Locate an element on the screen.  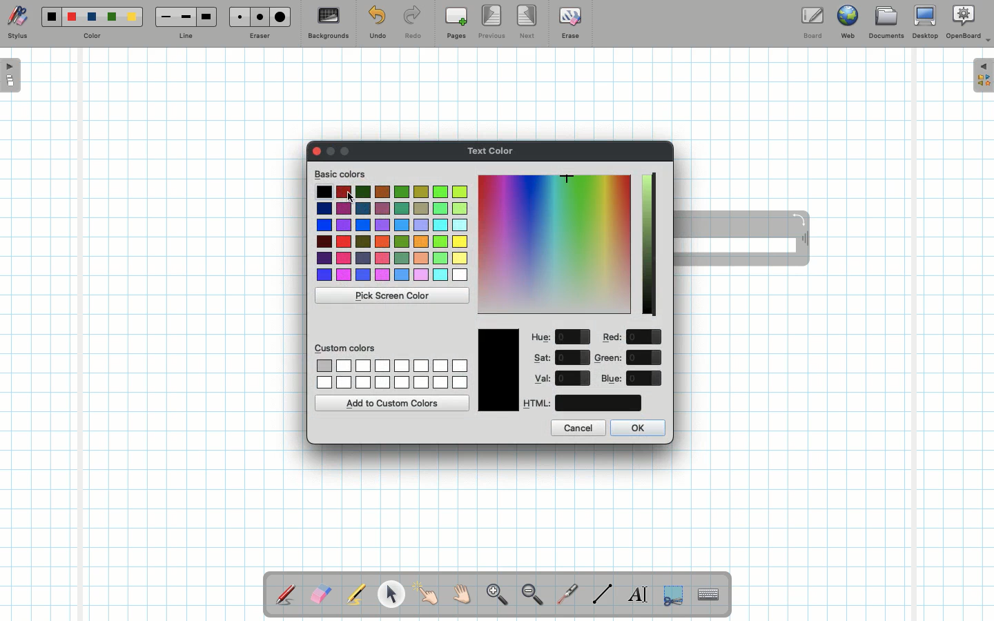
Green is located at coordinates (112, 18).